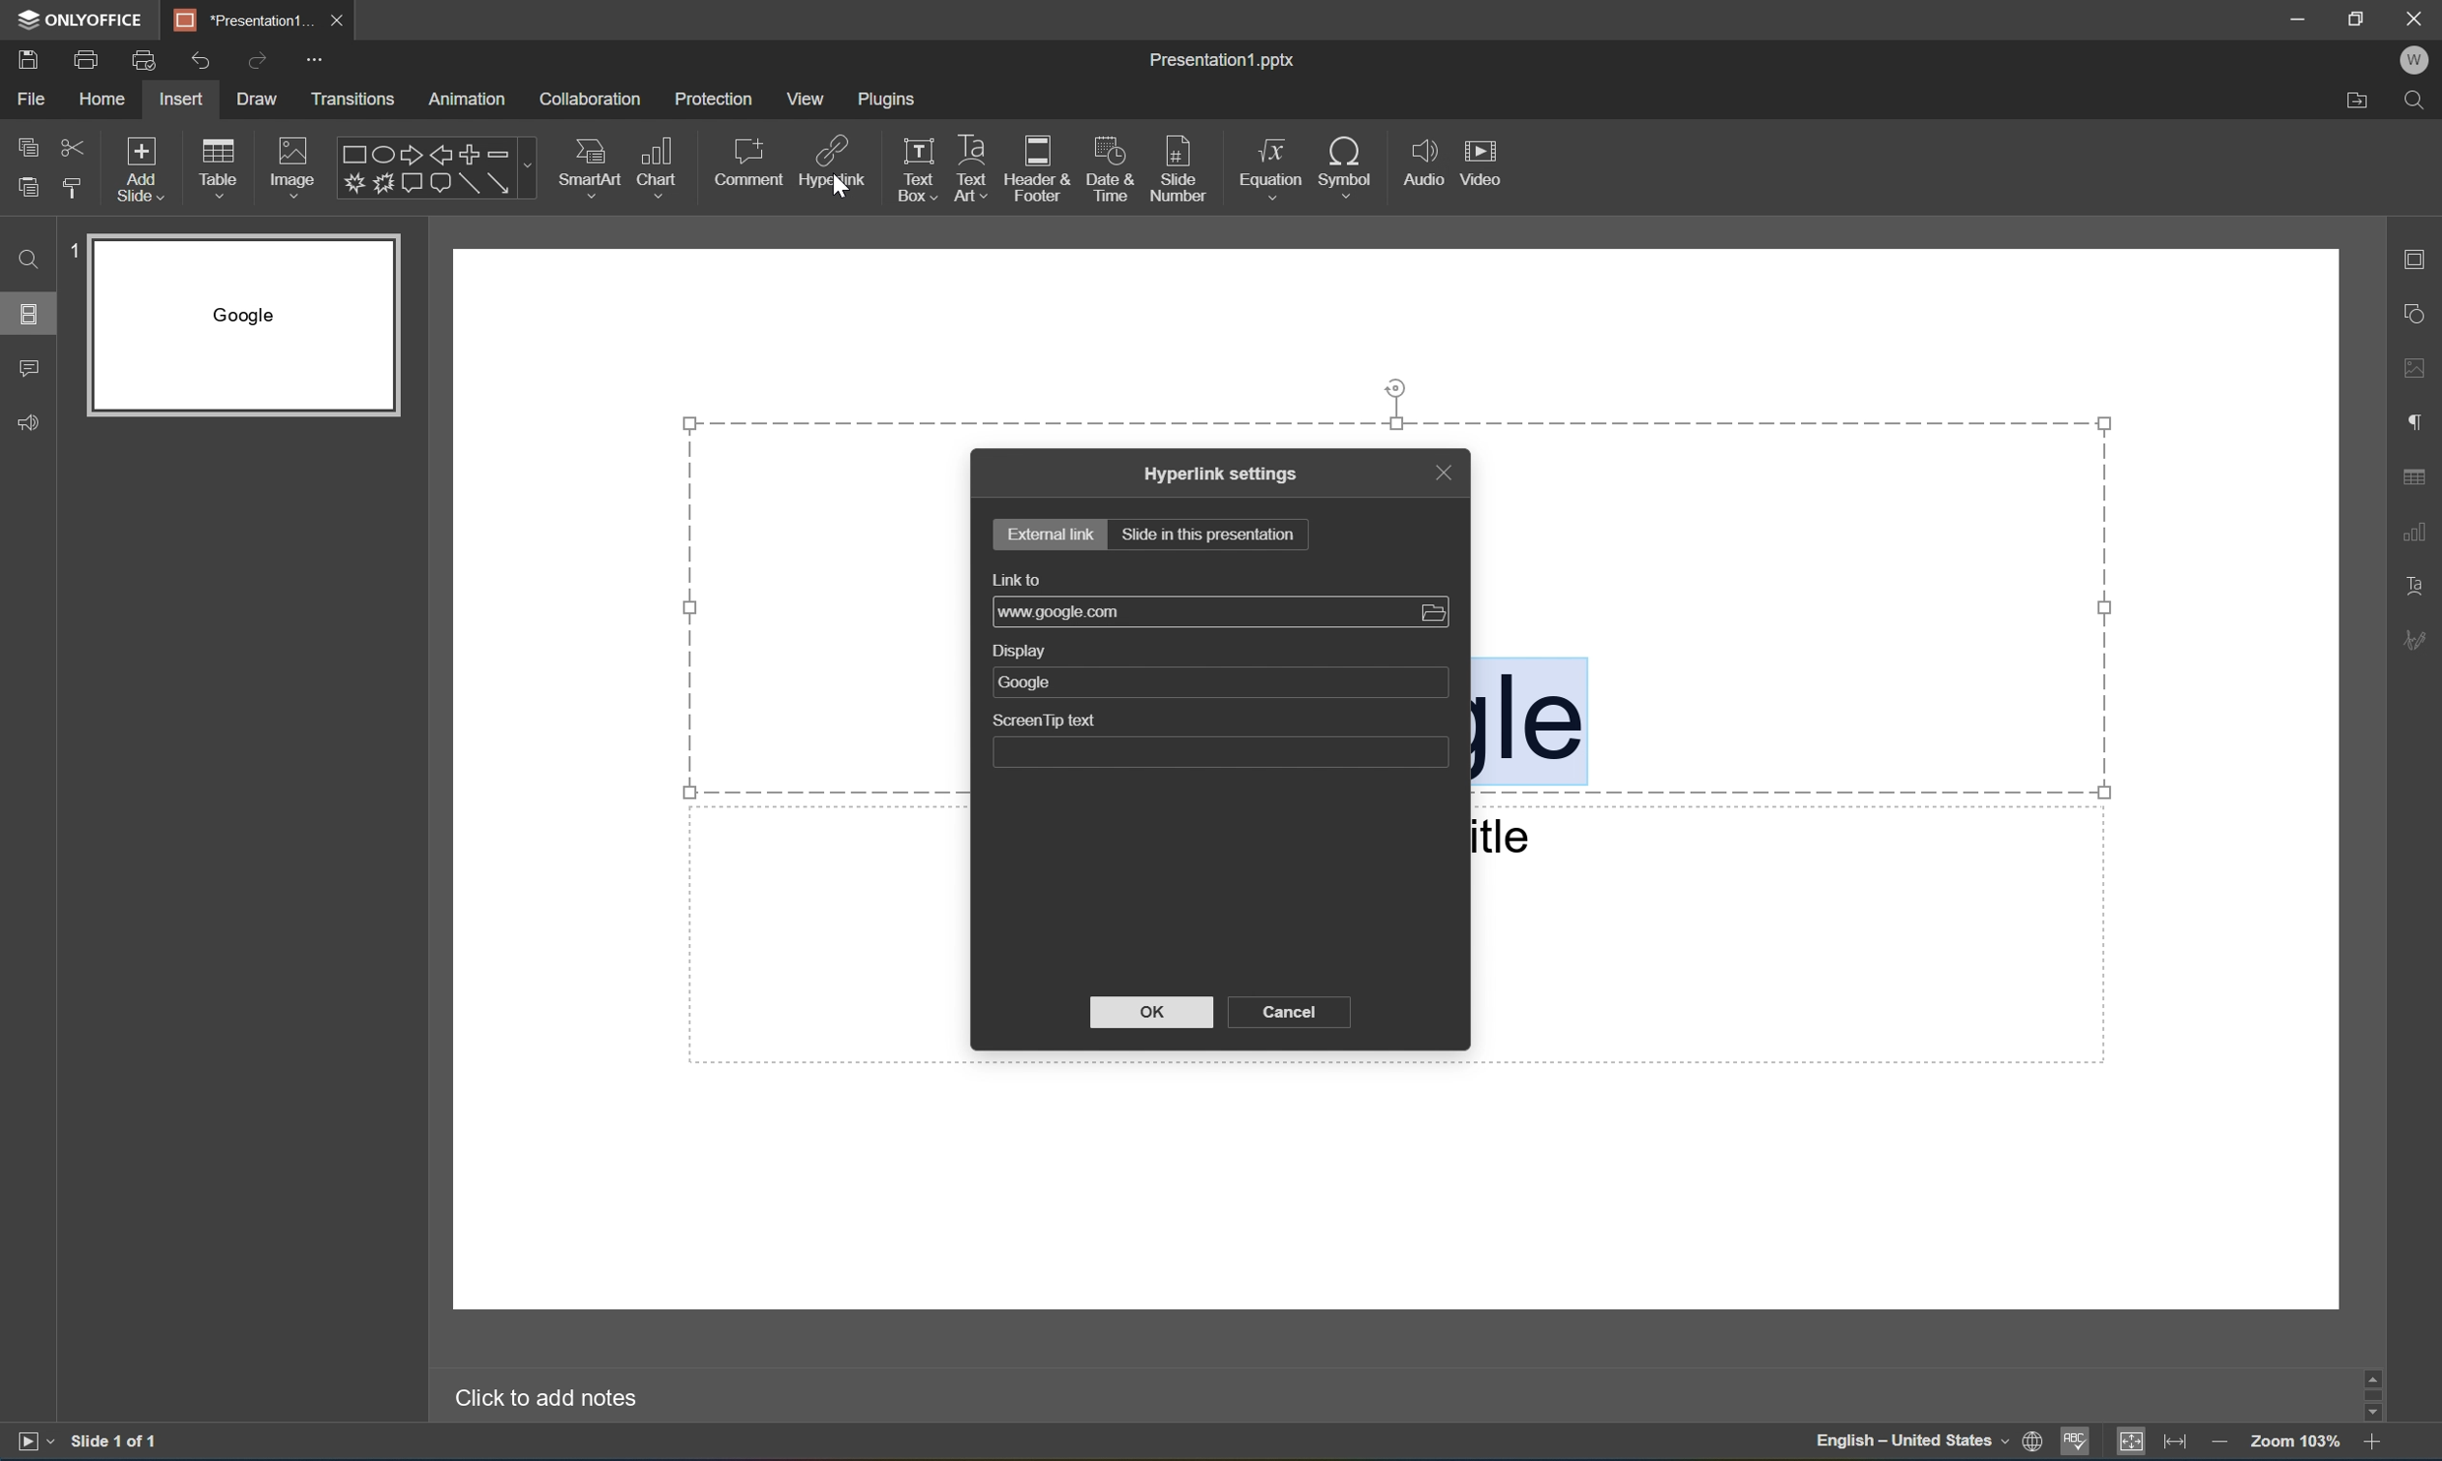  Describe the element at coordinates (1186, 166) in the screenshot. I see `Slide number` at that location.